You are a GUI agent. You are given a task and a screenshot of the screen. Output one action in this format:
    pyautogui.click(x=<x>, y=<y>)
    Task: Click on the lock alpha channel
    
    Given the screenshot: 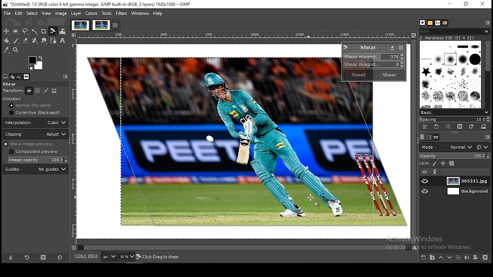 What is the action you would take?
    pyautogui.click(x=452, y=164)
    